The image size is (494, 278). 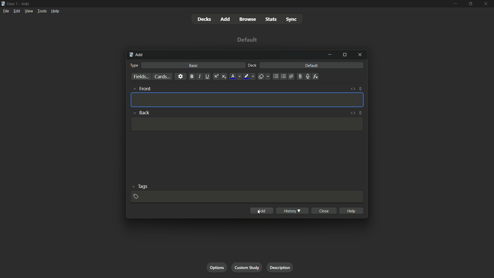 I want to click on view, so click(x=29, y=11).